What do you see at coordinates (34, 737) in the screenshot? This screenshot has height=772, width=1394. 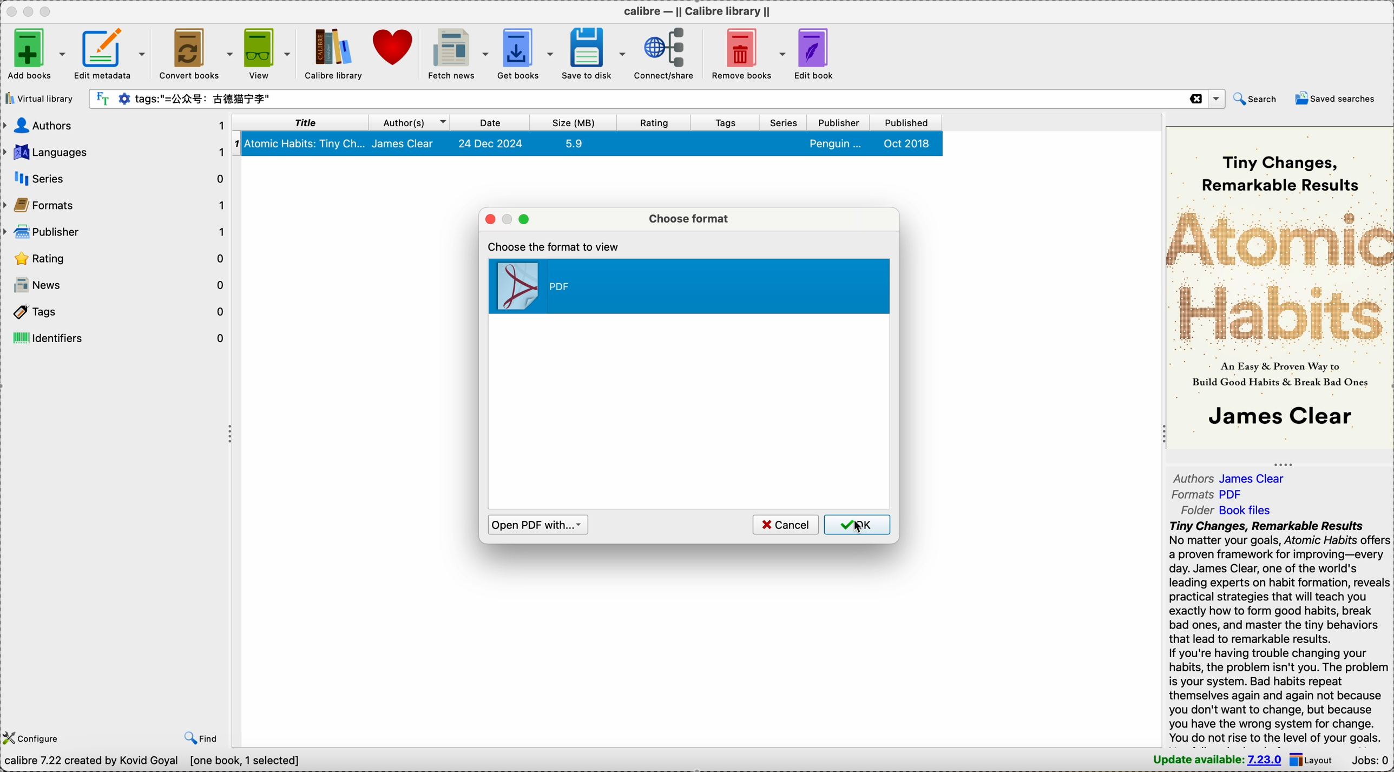 I see `configure` at bounding box center [34, 737].